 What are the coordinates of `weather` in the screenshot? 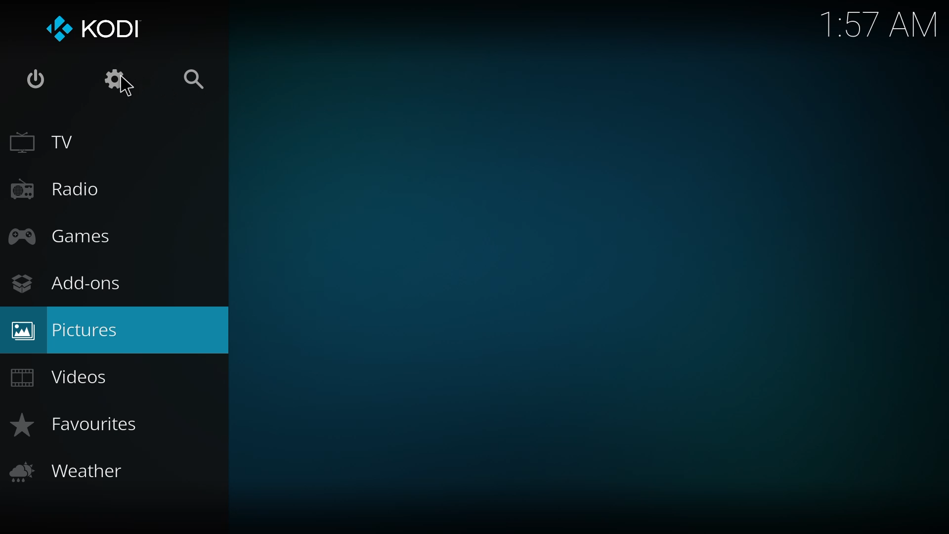 It's located at (72, 470).